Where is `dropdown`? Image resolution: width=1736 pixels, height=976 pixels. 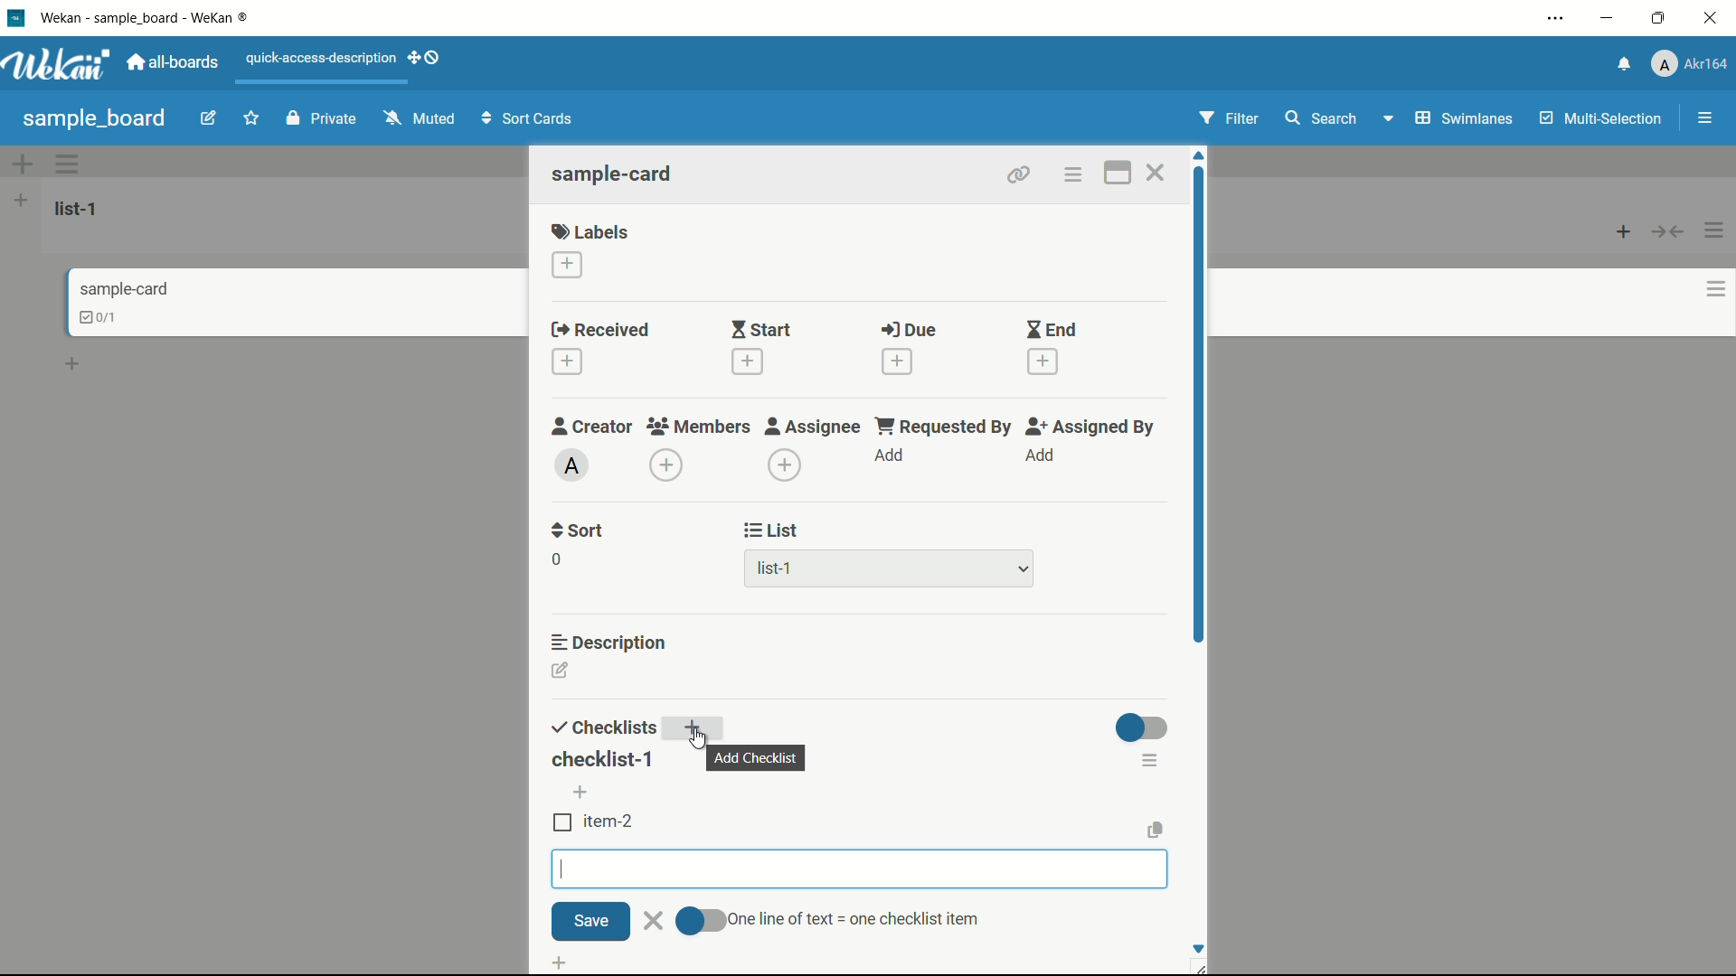 dropdown is located at coordinates (1387, 122).